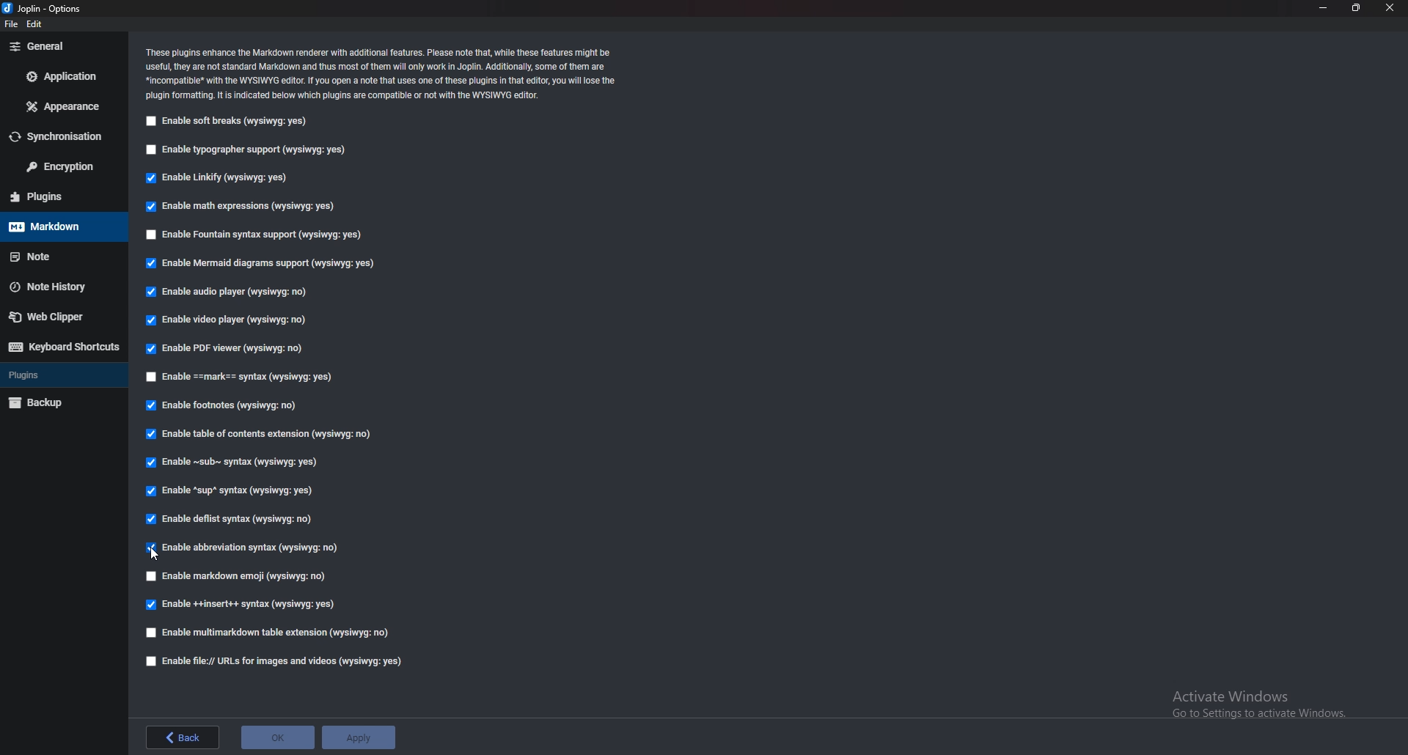 The image size is (1408, 755). Describe the element at coordinates (59, 375) in the screenshot. I see `Plugins` at that location.